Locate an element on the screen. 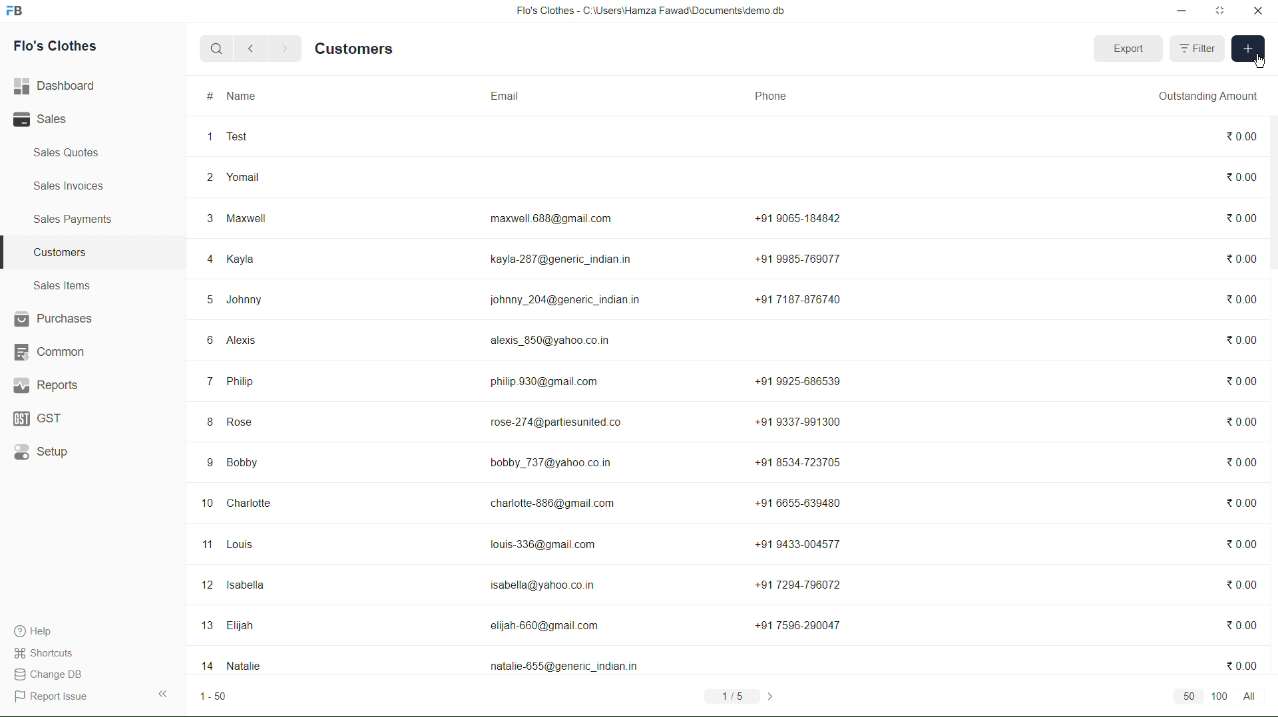 The width and height of the screenshot is (1278, 717). Common is located at coordinates (49, 352).